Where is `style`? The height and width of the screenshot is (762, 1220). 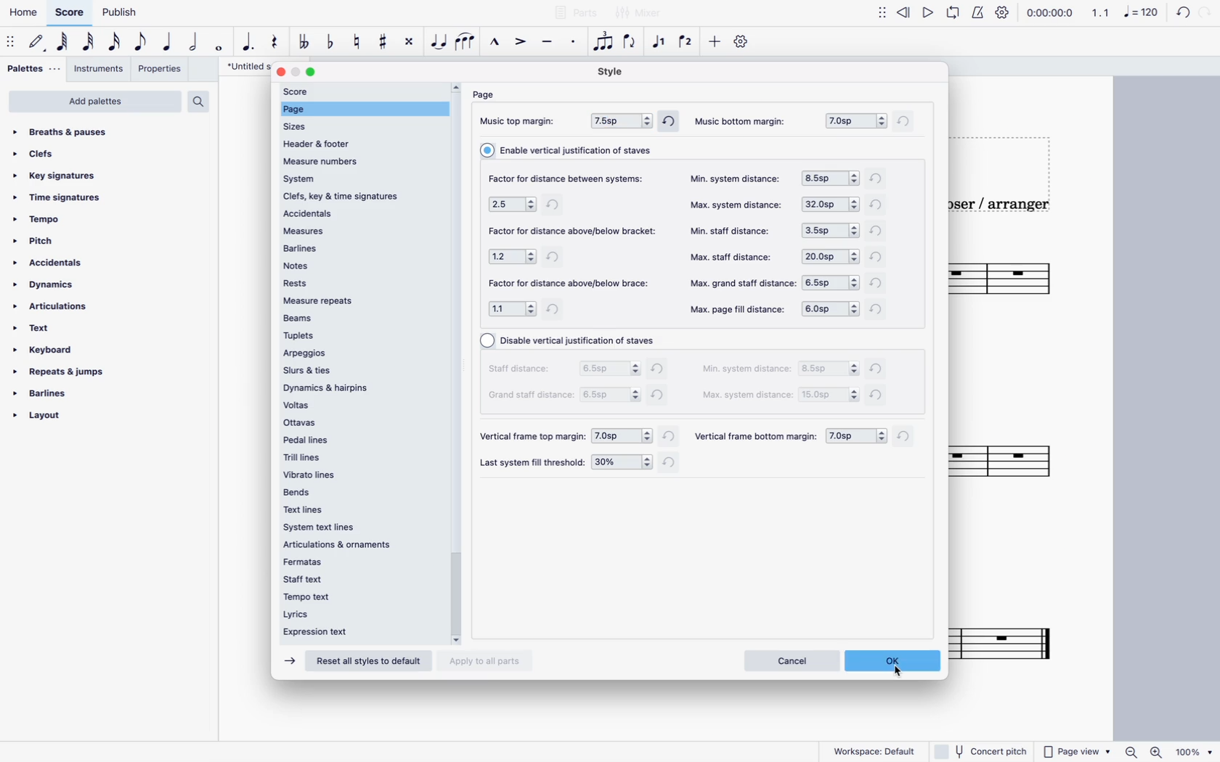
style is located at coordinates (614, 71).